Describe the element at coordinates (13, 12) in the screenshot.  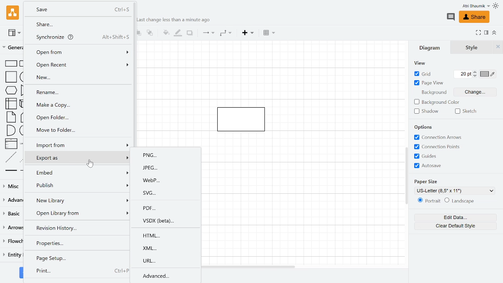
I see `Draw.io logo` at that location.